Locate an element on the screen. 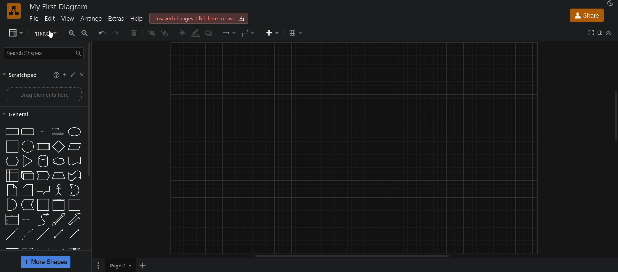 The width and height of the screenshot is (618, 272). to front is located at coordinates (152, 33).